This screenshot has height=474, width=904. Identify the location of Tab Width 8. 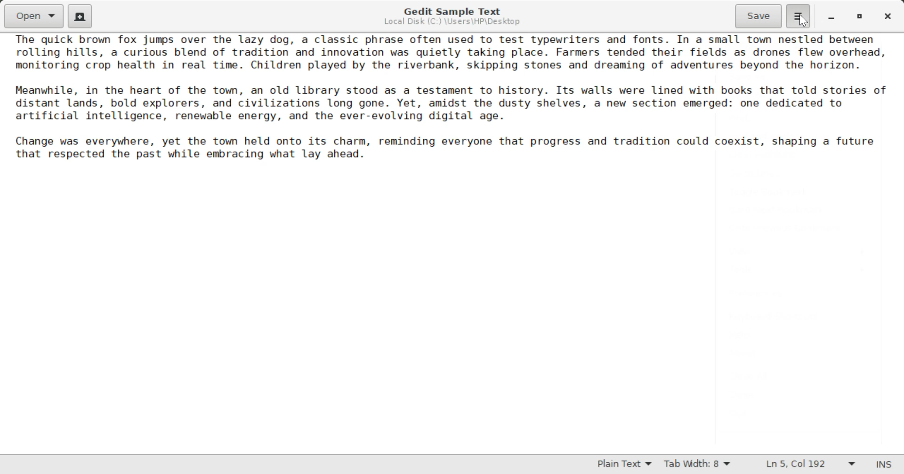
(695, 465).